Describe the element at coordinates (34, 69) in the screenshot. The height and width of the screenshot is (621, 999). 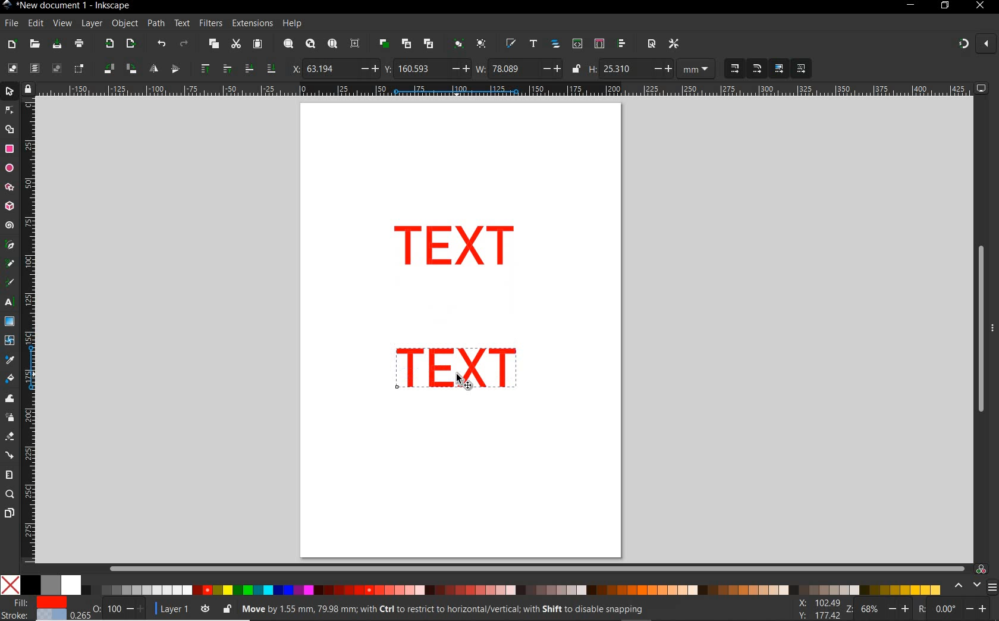
I see `select all in all layers` at that location.